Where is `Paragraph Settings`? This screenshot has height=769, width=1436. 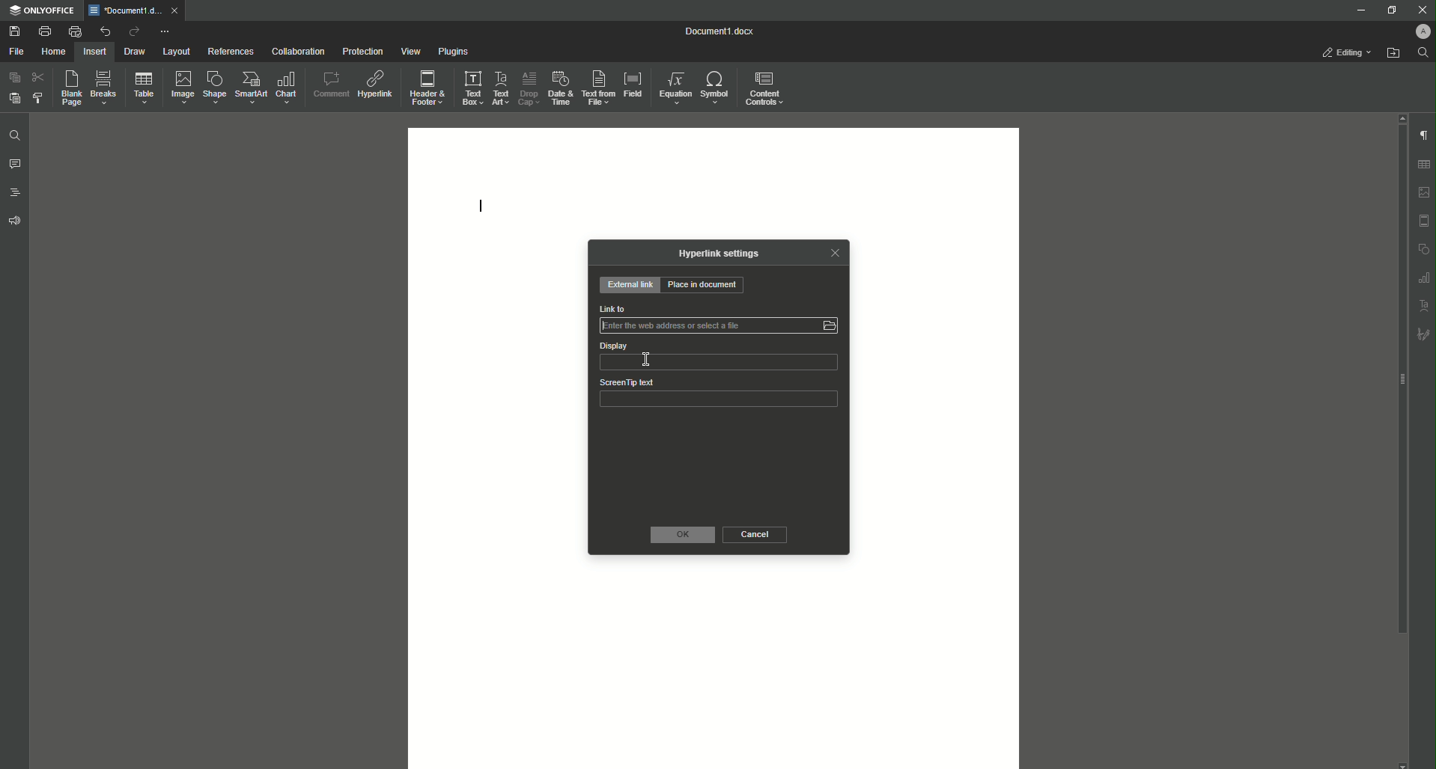
Paragraph Settings is located at coordinates (1424, 135).